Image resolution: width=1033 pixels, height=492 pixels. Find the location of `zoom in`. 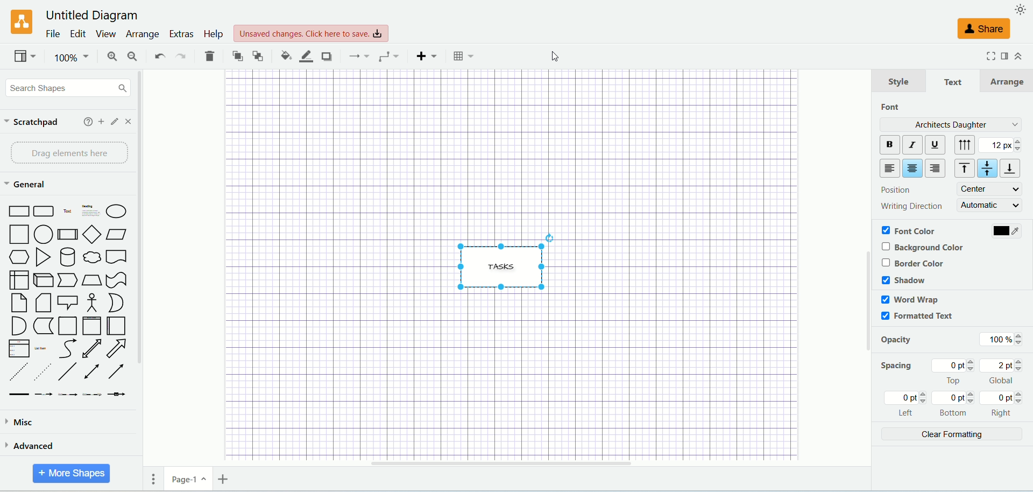

zoom in is located at coordinates (106, 57).